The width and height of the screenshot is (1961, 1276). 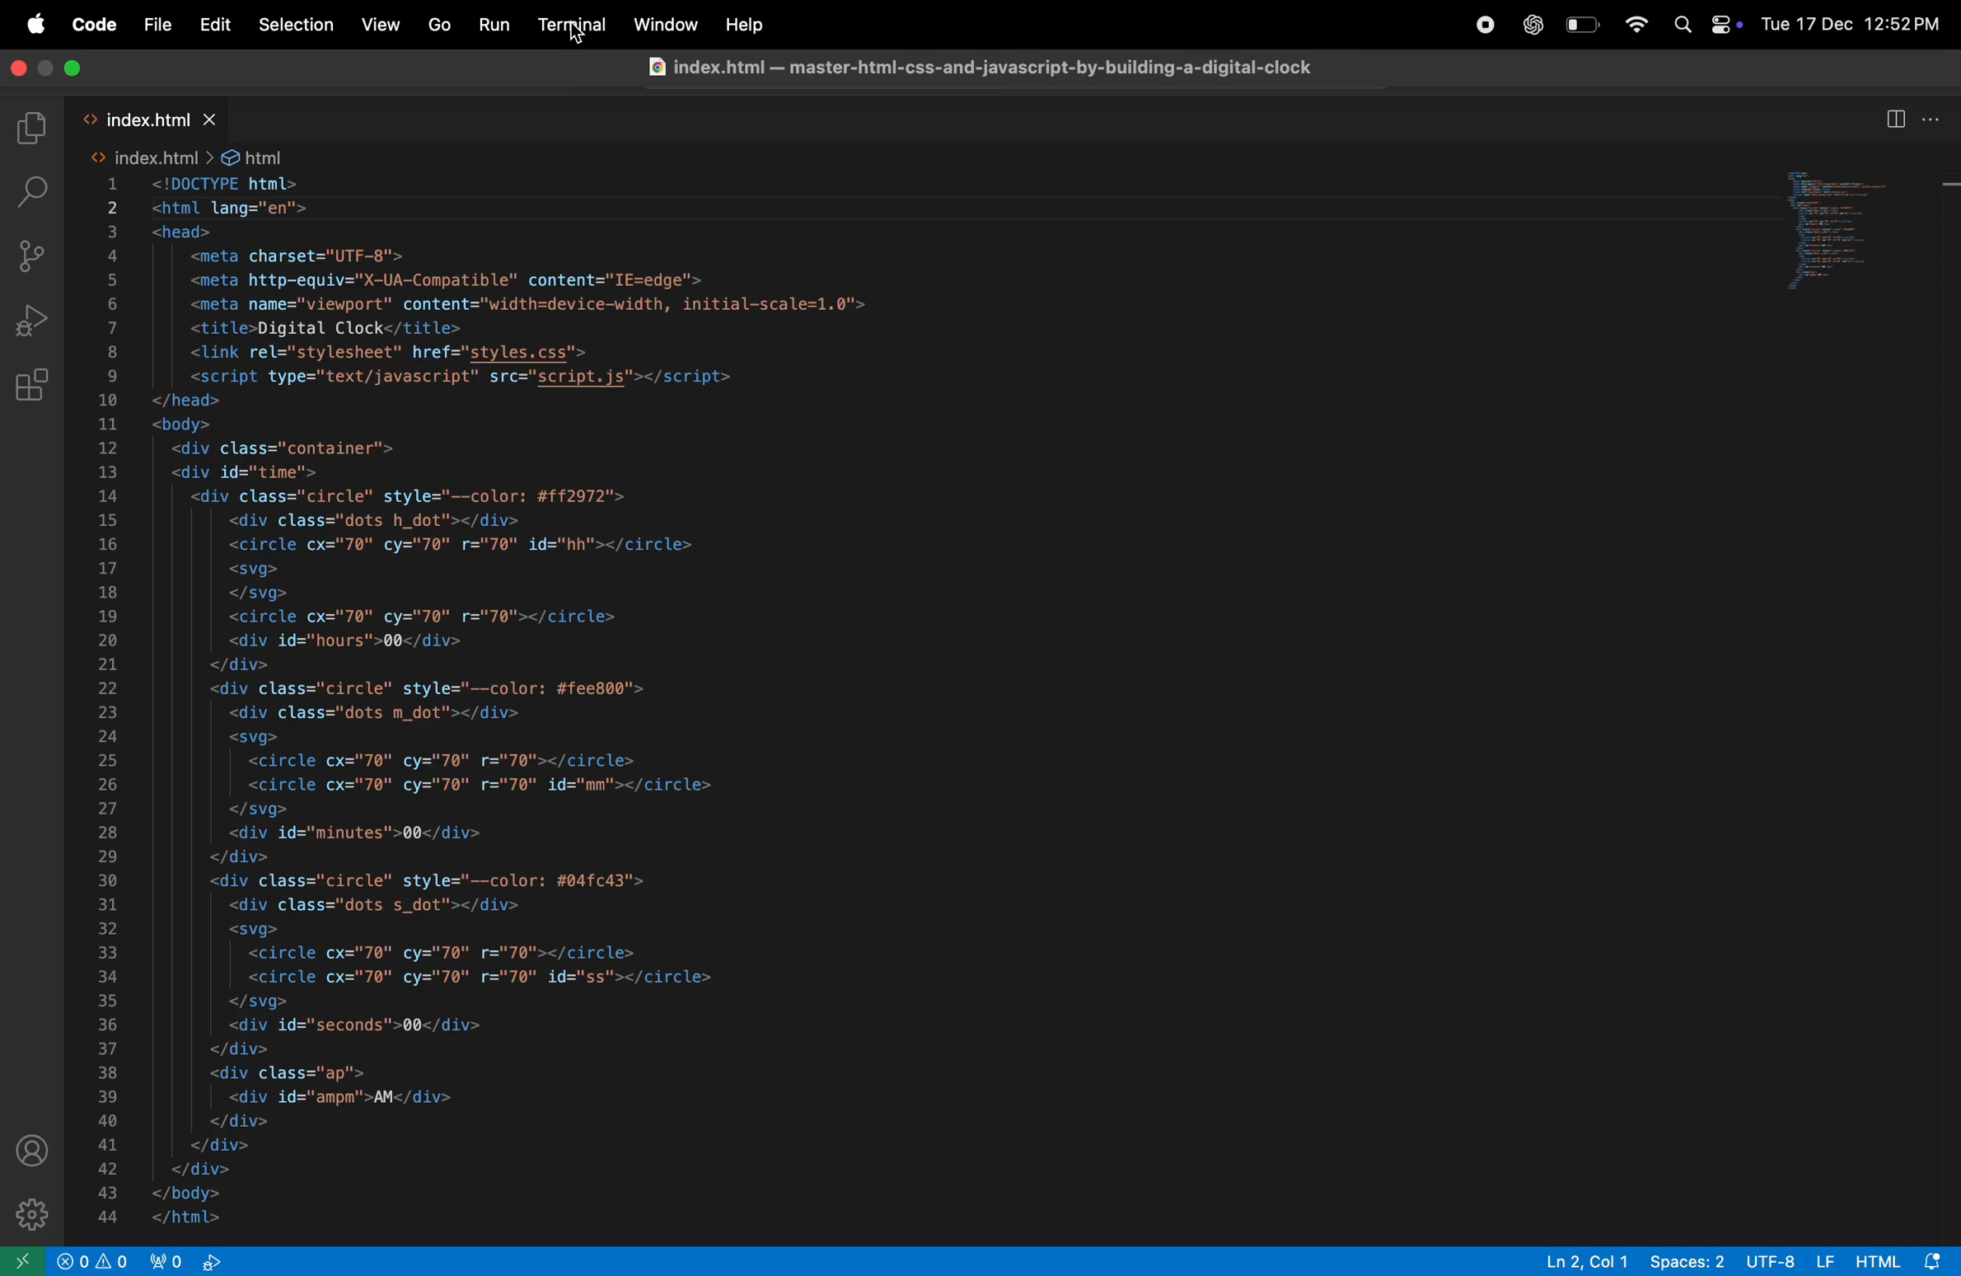 I want to click on <!DOCTYPE html>
<html lang="en">
<head>
<meta charset="UTF-8">
<meta http-equiv="X-UA-Compatible" content="IE=edge'>
<meta name="viewport" content="width=device-width, initial-scale=1.0">
<title>Digital Clock</title>
<link rel="stylesheet" href="styles.css">
<script type="text/javascript" src="script.js"></script>
</head>
<body>
<div class="container">
<div id="time">
<div class="circle" style="--color: #ff2972">
<div class="dots h_dot"></div>
<circle cx="70" cy="70" r="70" id="hh"></circle>
<svg>
</svg>
<circle cx="70" cy="70" r="70"></circle>
<div id="hours">00</div>
</div>
<div class="circle" style="--color: #fee800">
<div class="dots m_dot"></div>
<svg>
<circle cx="70" cy="70" r="70"></circle>
<circle cx="70" cy="70" r="70" id="mm"></circle>
</svg>
<div id="minutes">00</div>
</div>
<div class="circle" style="--color: #04fc43">
<div class="dots s_dot"></div>
<svg>
<circle cx="70" cy="70" r="70"></circle>
<circle cx="70" cy="70" r="70" id="ss"></circle>
</svg>
<div id="seconds">00</div>
</div>
<div class="ap">
<div id="ampm">AM</div>
</div>
</div>
</div>
</body>
</html>, so click(x=507, y=701).